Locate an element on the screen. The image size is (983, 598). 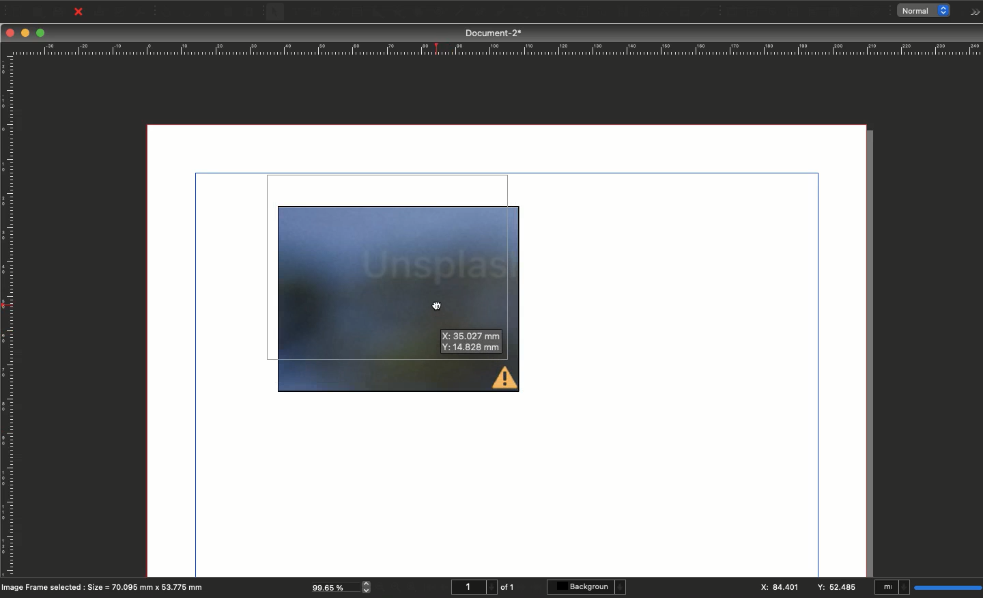
Options is located at coordinates (972, 12).